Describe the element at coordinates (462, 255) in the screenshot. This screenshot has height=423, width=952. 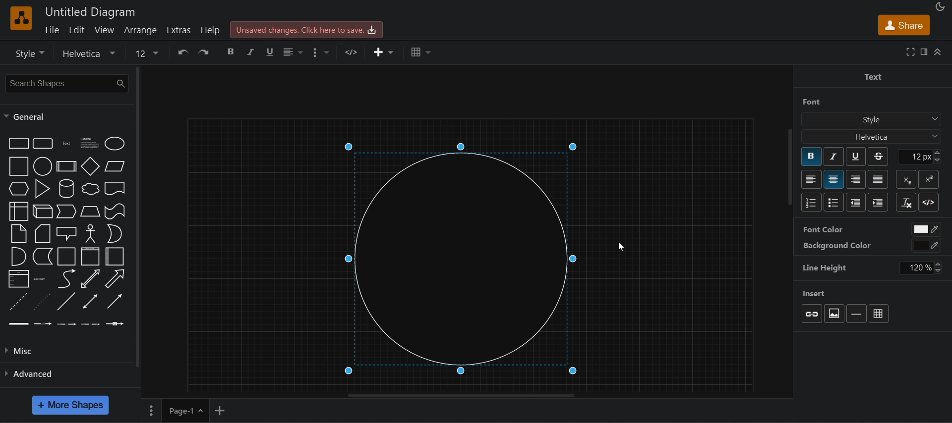
I see `circle` at that location.